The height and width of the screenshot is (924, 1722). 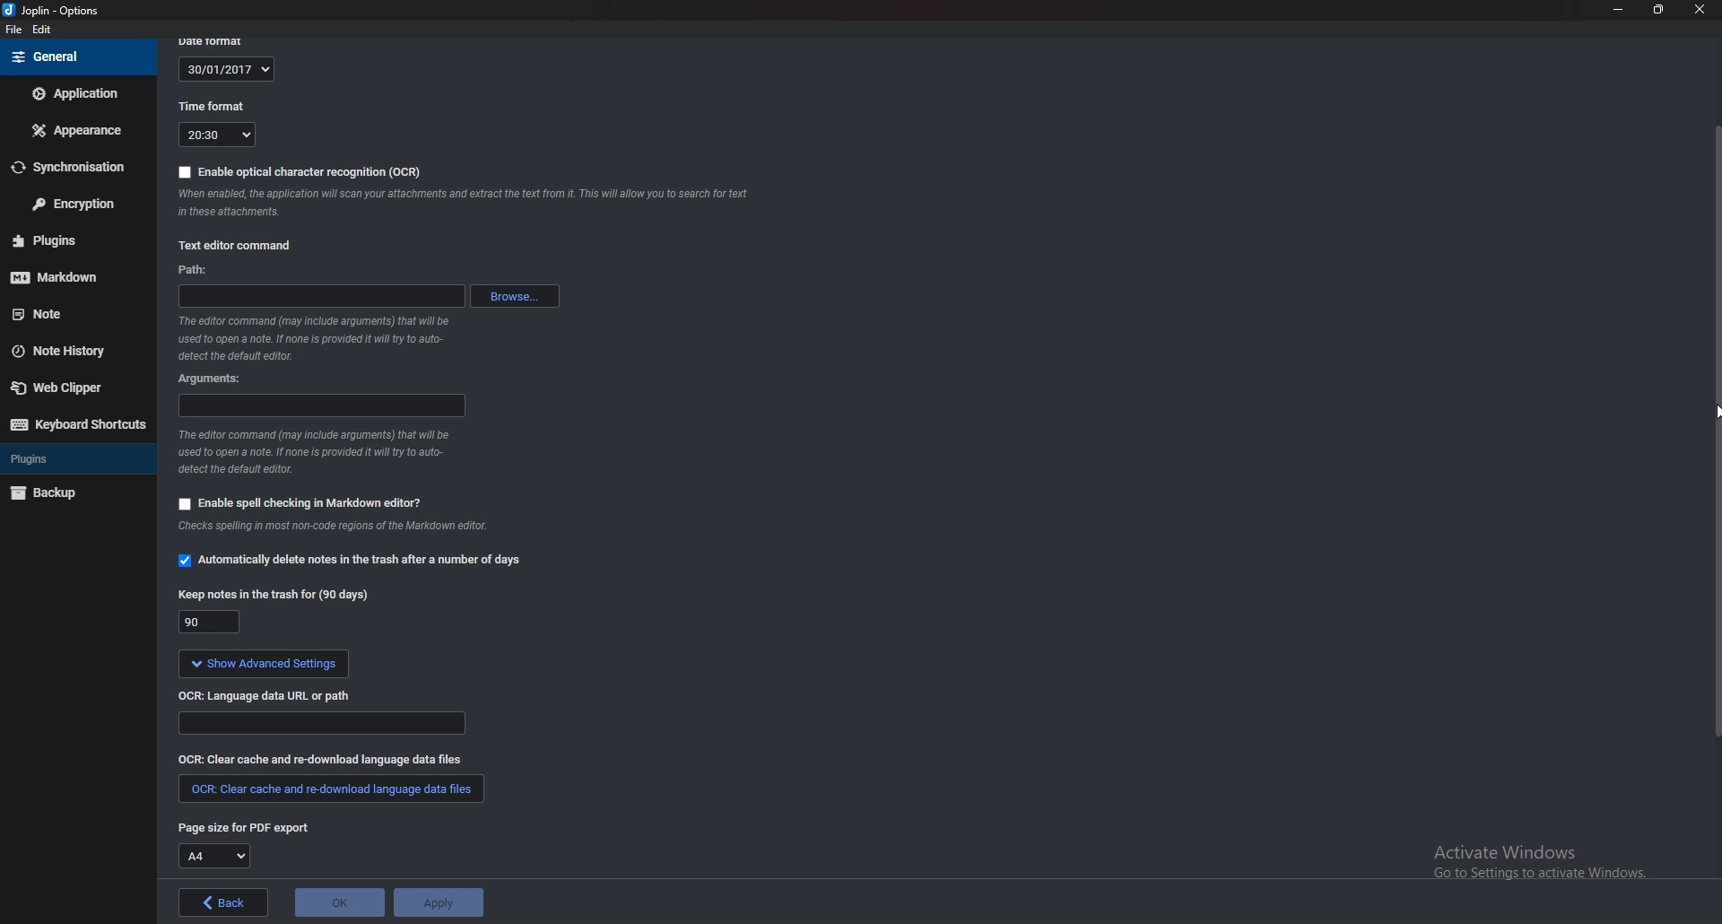 What do you see at coordinates (222, 902) in the screenshot?
I see `back` at bounding box center [222, 902].